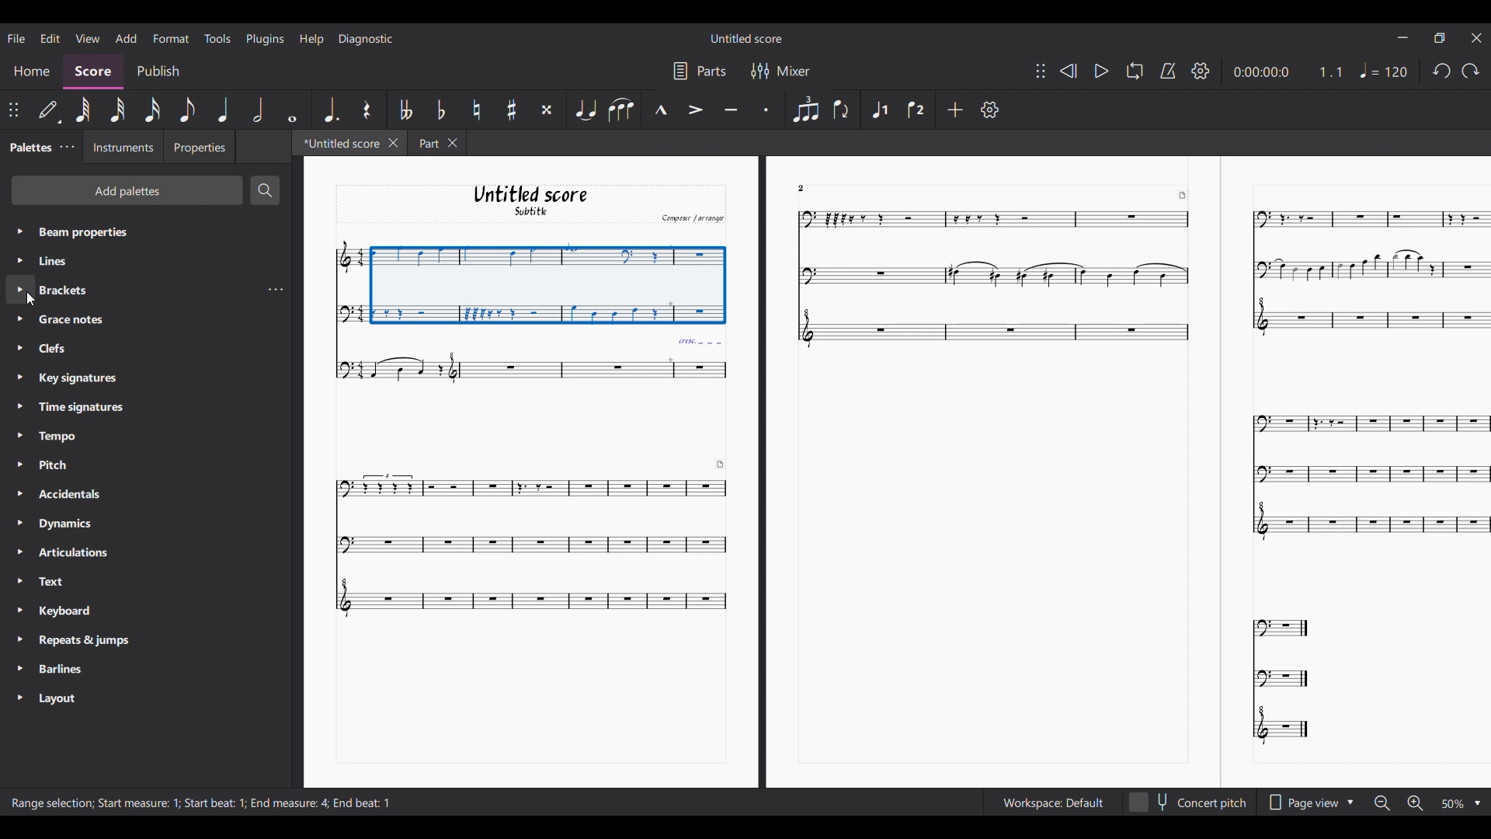 The width and height of the screenshot is (1491, 839). Describe the element at coordinates (366, 39) in the screenshot. I see `Diagnostic` at that location.